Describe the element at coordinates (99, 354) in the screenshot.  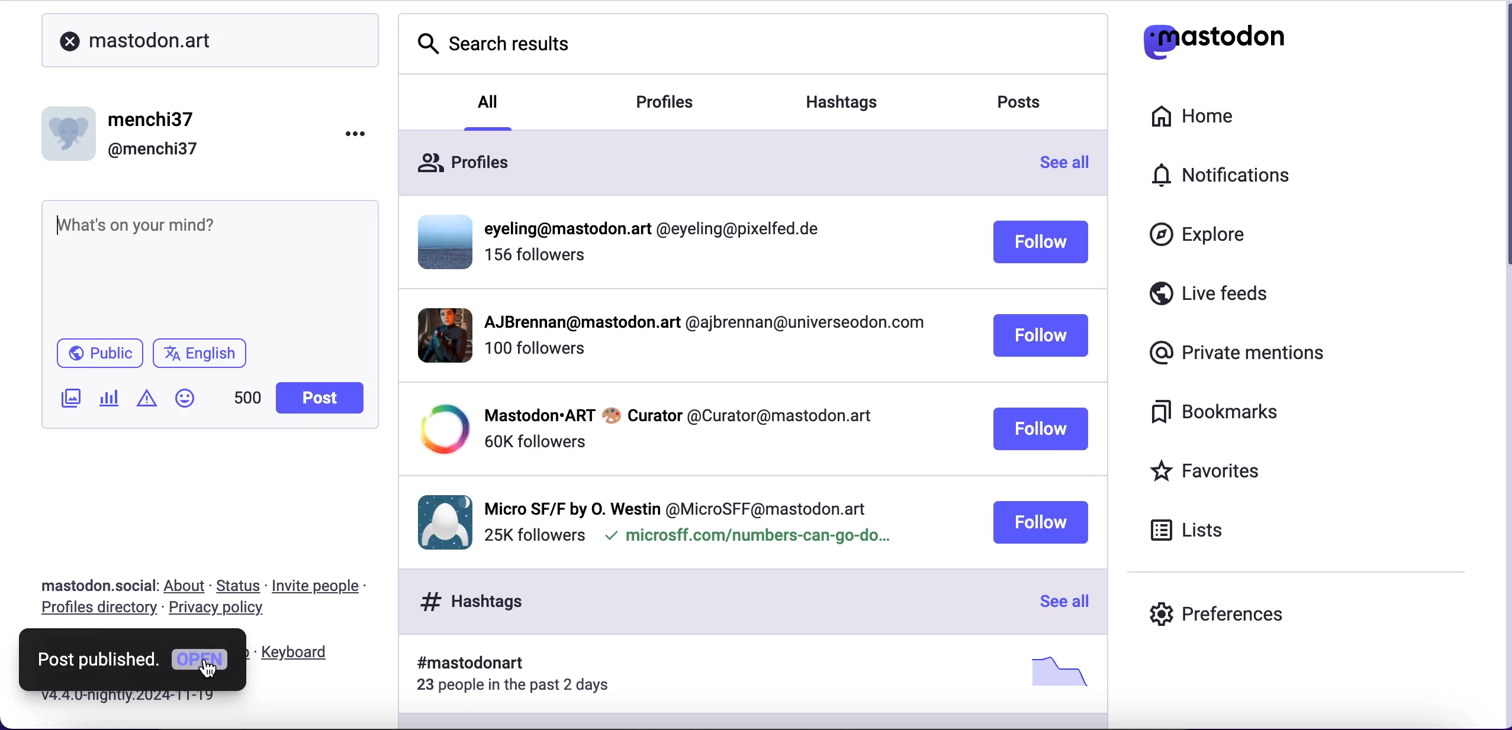
I see `public` at that location.